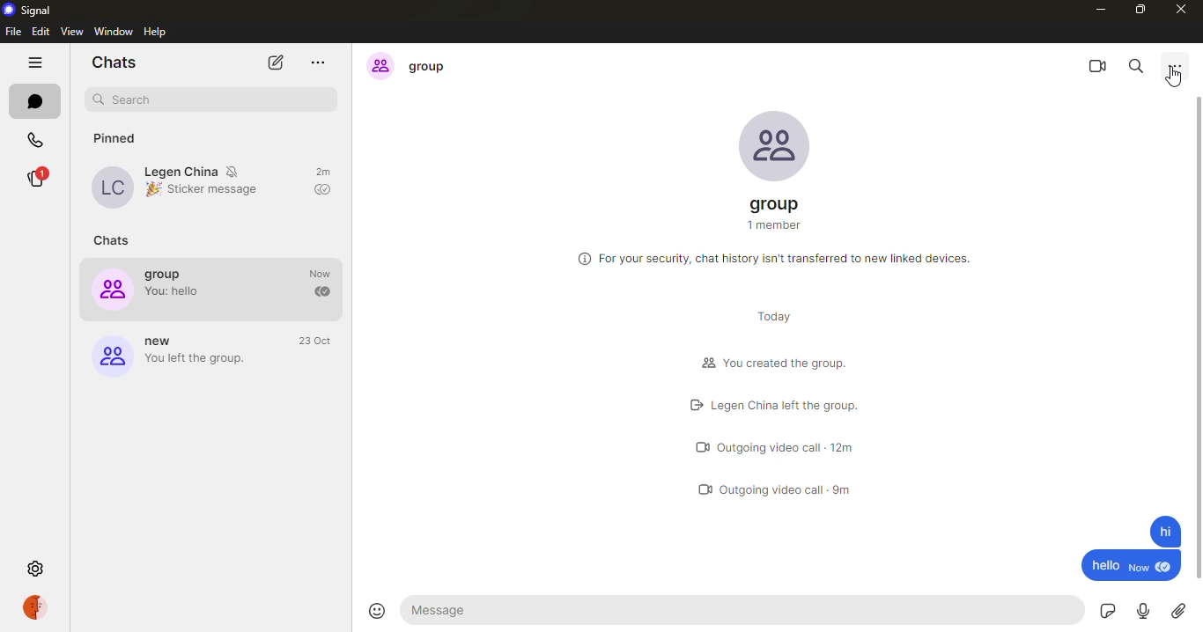  Describe the element at coordinates (166, 275) in the screenshot. I see `group` at that location.